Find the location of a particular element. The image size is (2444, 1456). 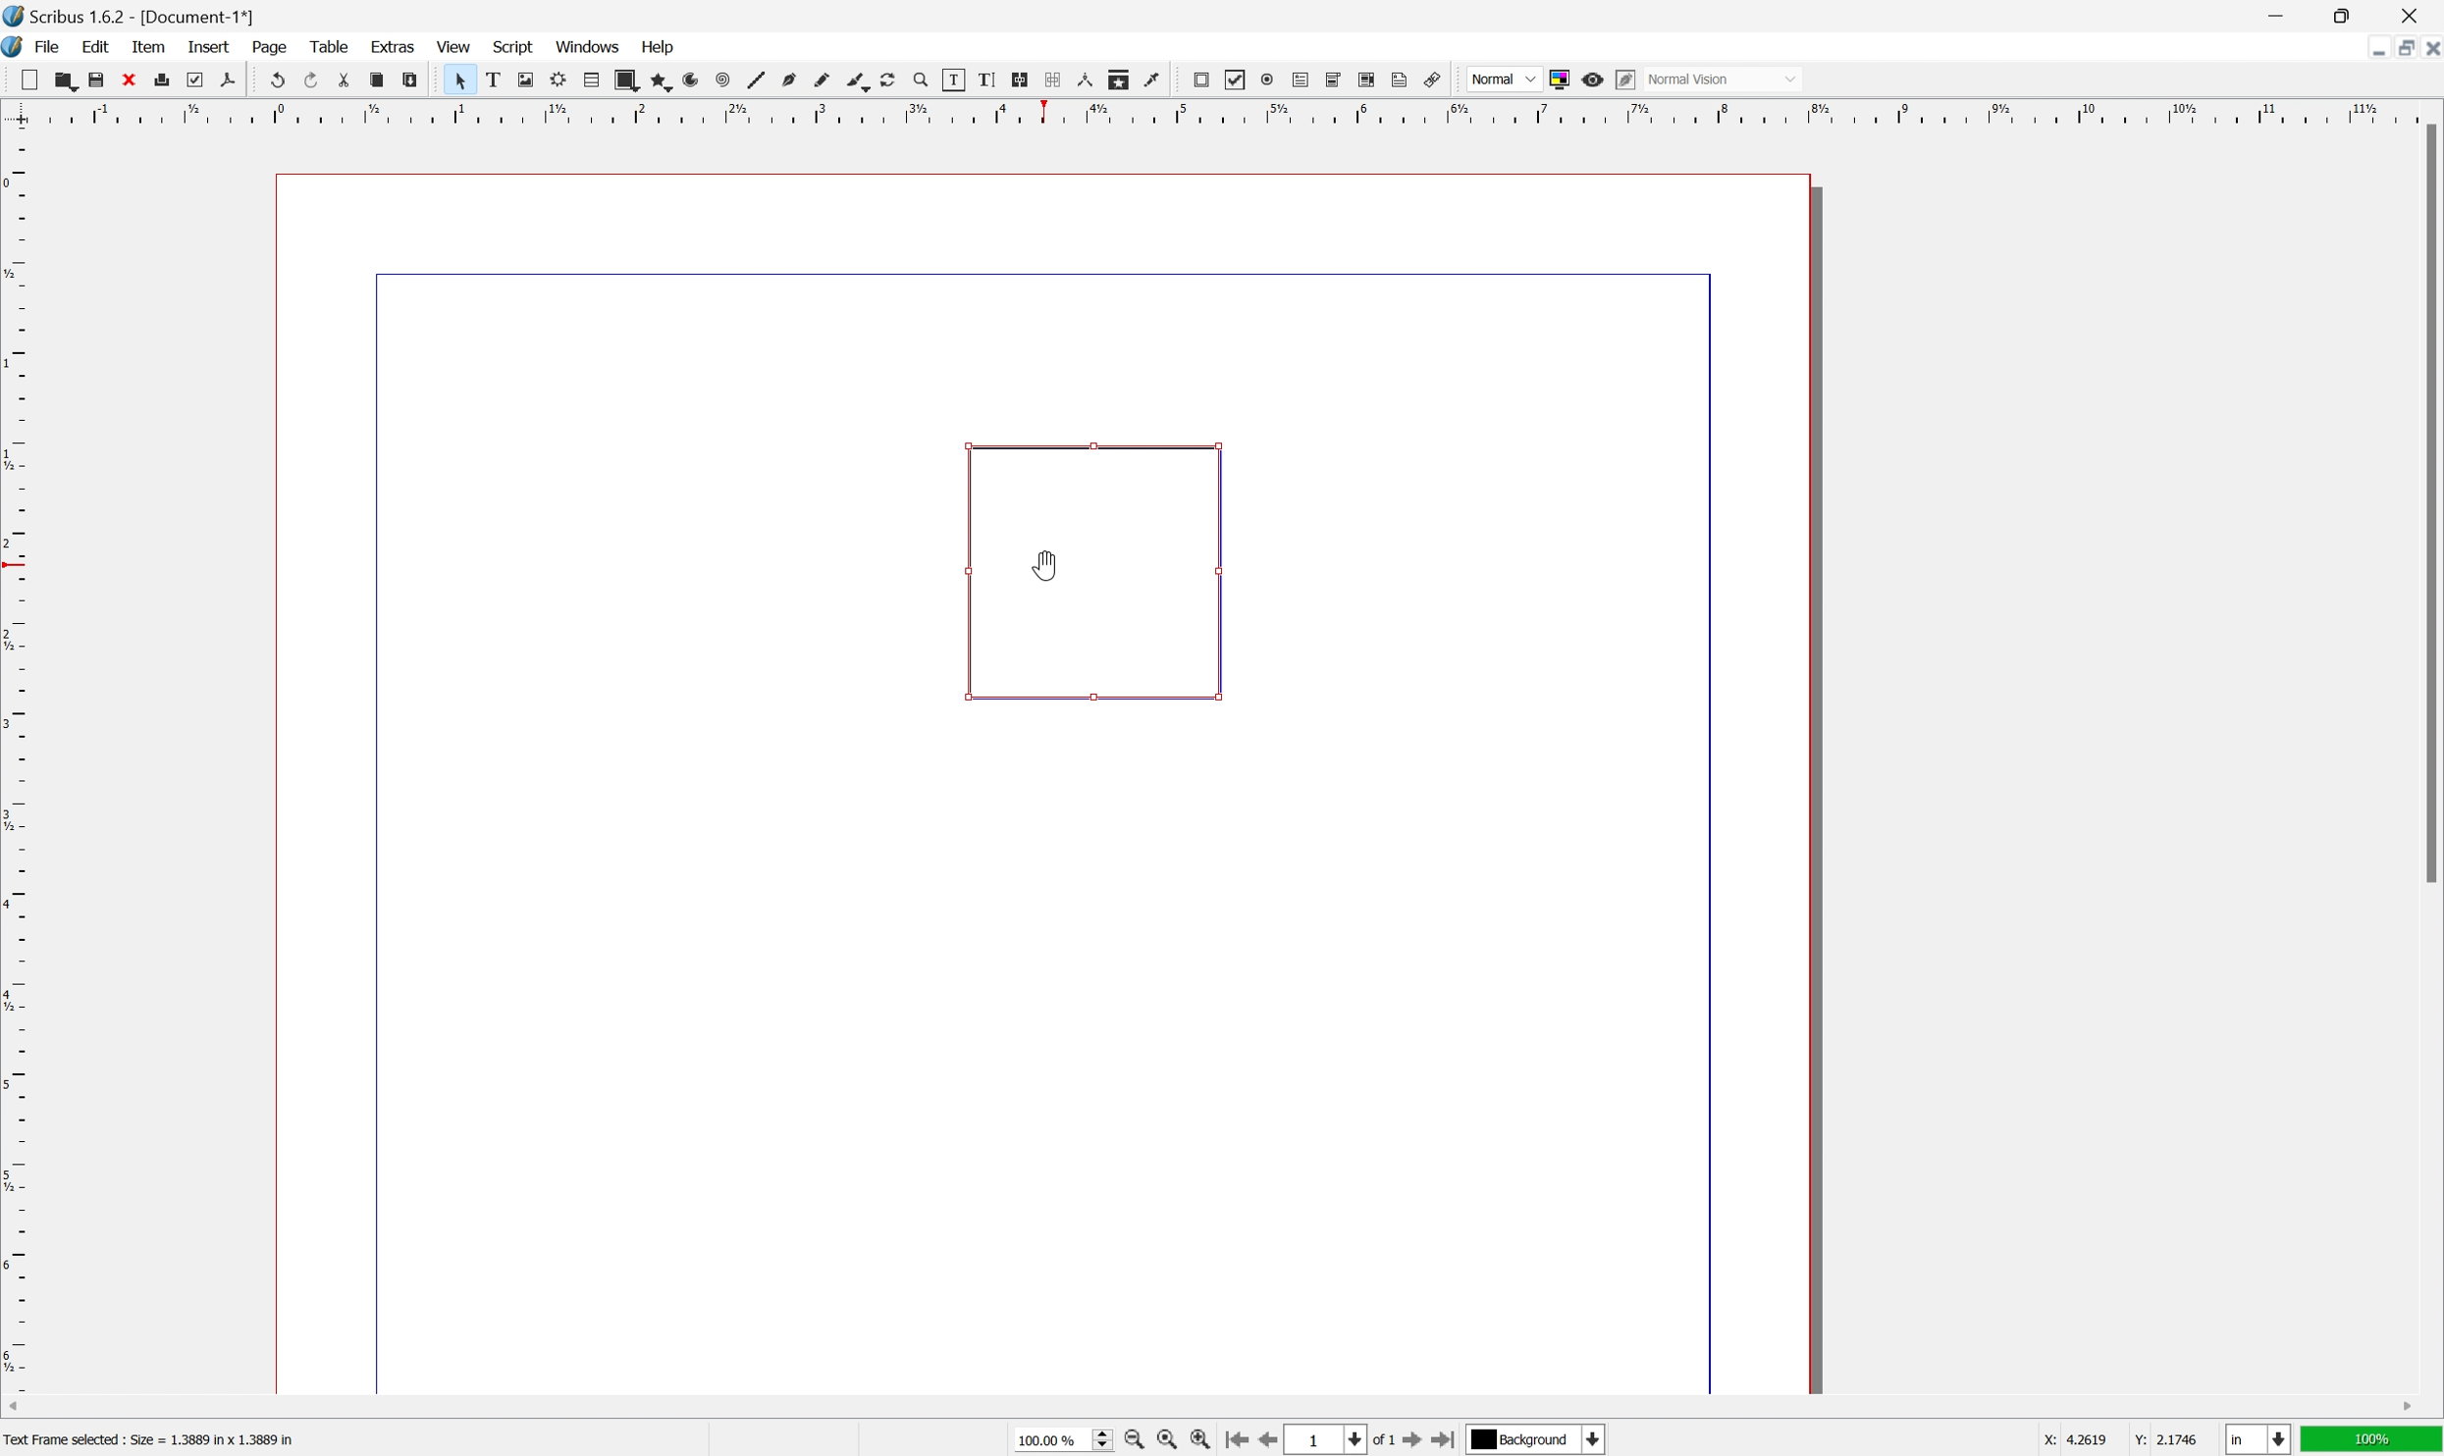

pdf checkbox is located at coordinates (1237, 81).